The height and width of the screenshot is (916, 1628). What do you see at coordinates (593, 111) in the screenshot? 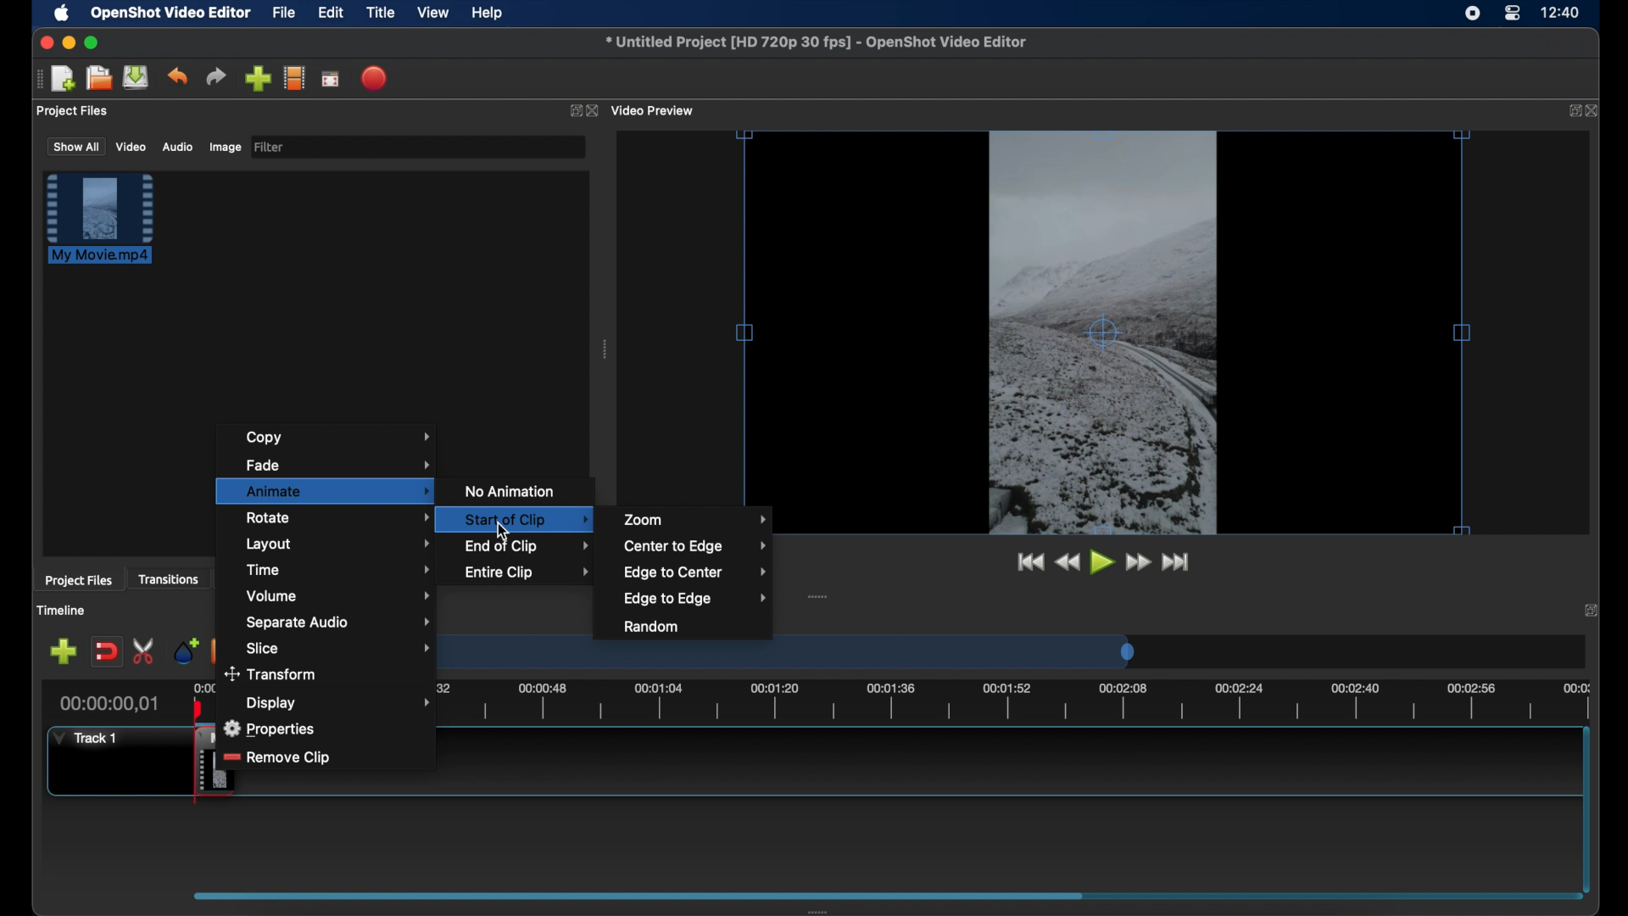
I see `close` at bounding box center [593, 111].